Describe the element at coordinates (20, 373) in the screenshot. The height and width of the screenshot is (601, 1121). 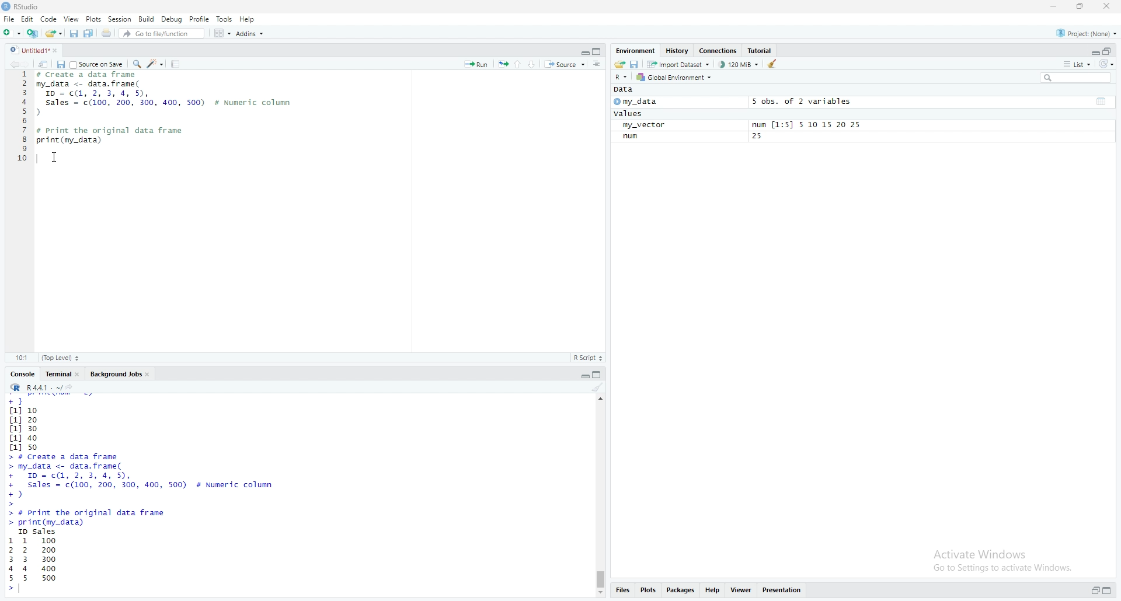
I see `console` at that location.